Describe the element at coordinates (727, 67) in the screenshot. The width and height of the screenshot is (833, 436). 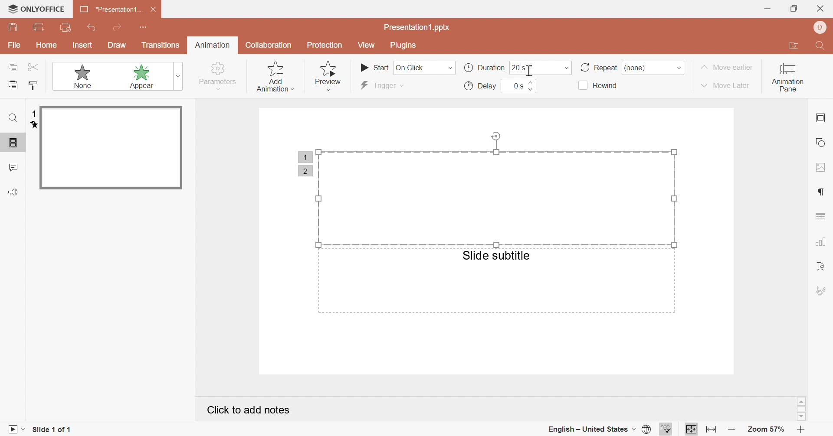
I see `move earlier` at that location.